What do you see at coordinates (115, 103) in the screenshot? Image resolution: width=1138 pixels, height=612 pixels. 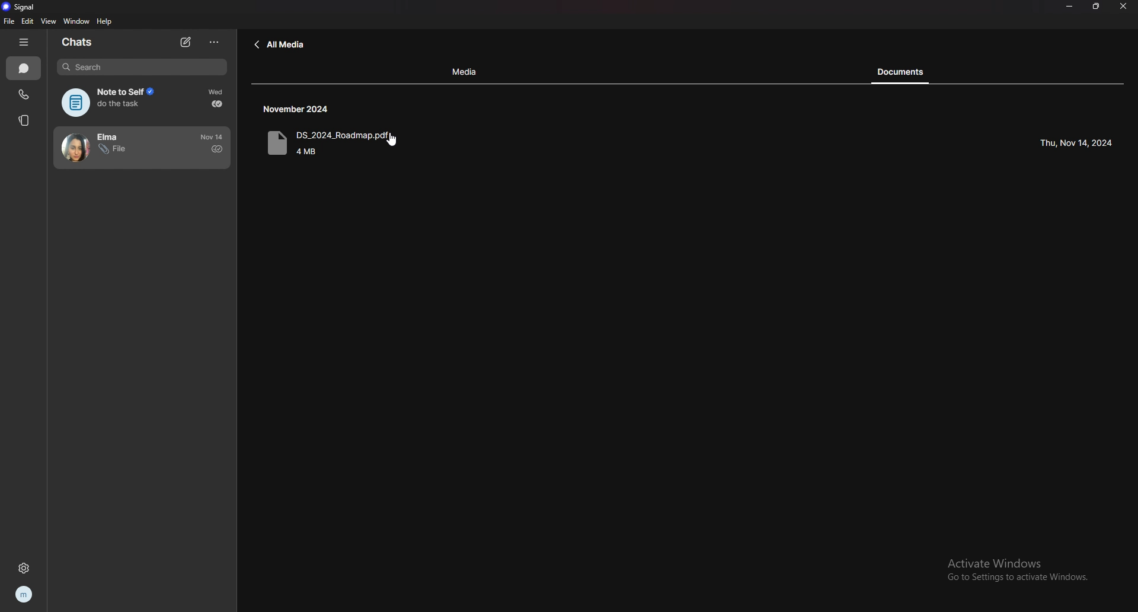 I see `note to self` at bounding box center [115, 103].